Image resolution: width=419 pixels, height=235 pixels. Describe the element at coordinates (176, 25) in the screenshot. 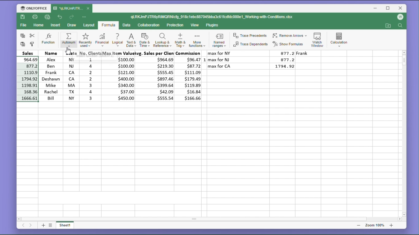

I see `protection` at that location.